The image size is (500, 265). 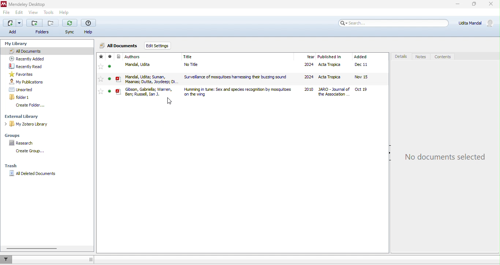 I want to click on tools, so click(x=49, y=13).